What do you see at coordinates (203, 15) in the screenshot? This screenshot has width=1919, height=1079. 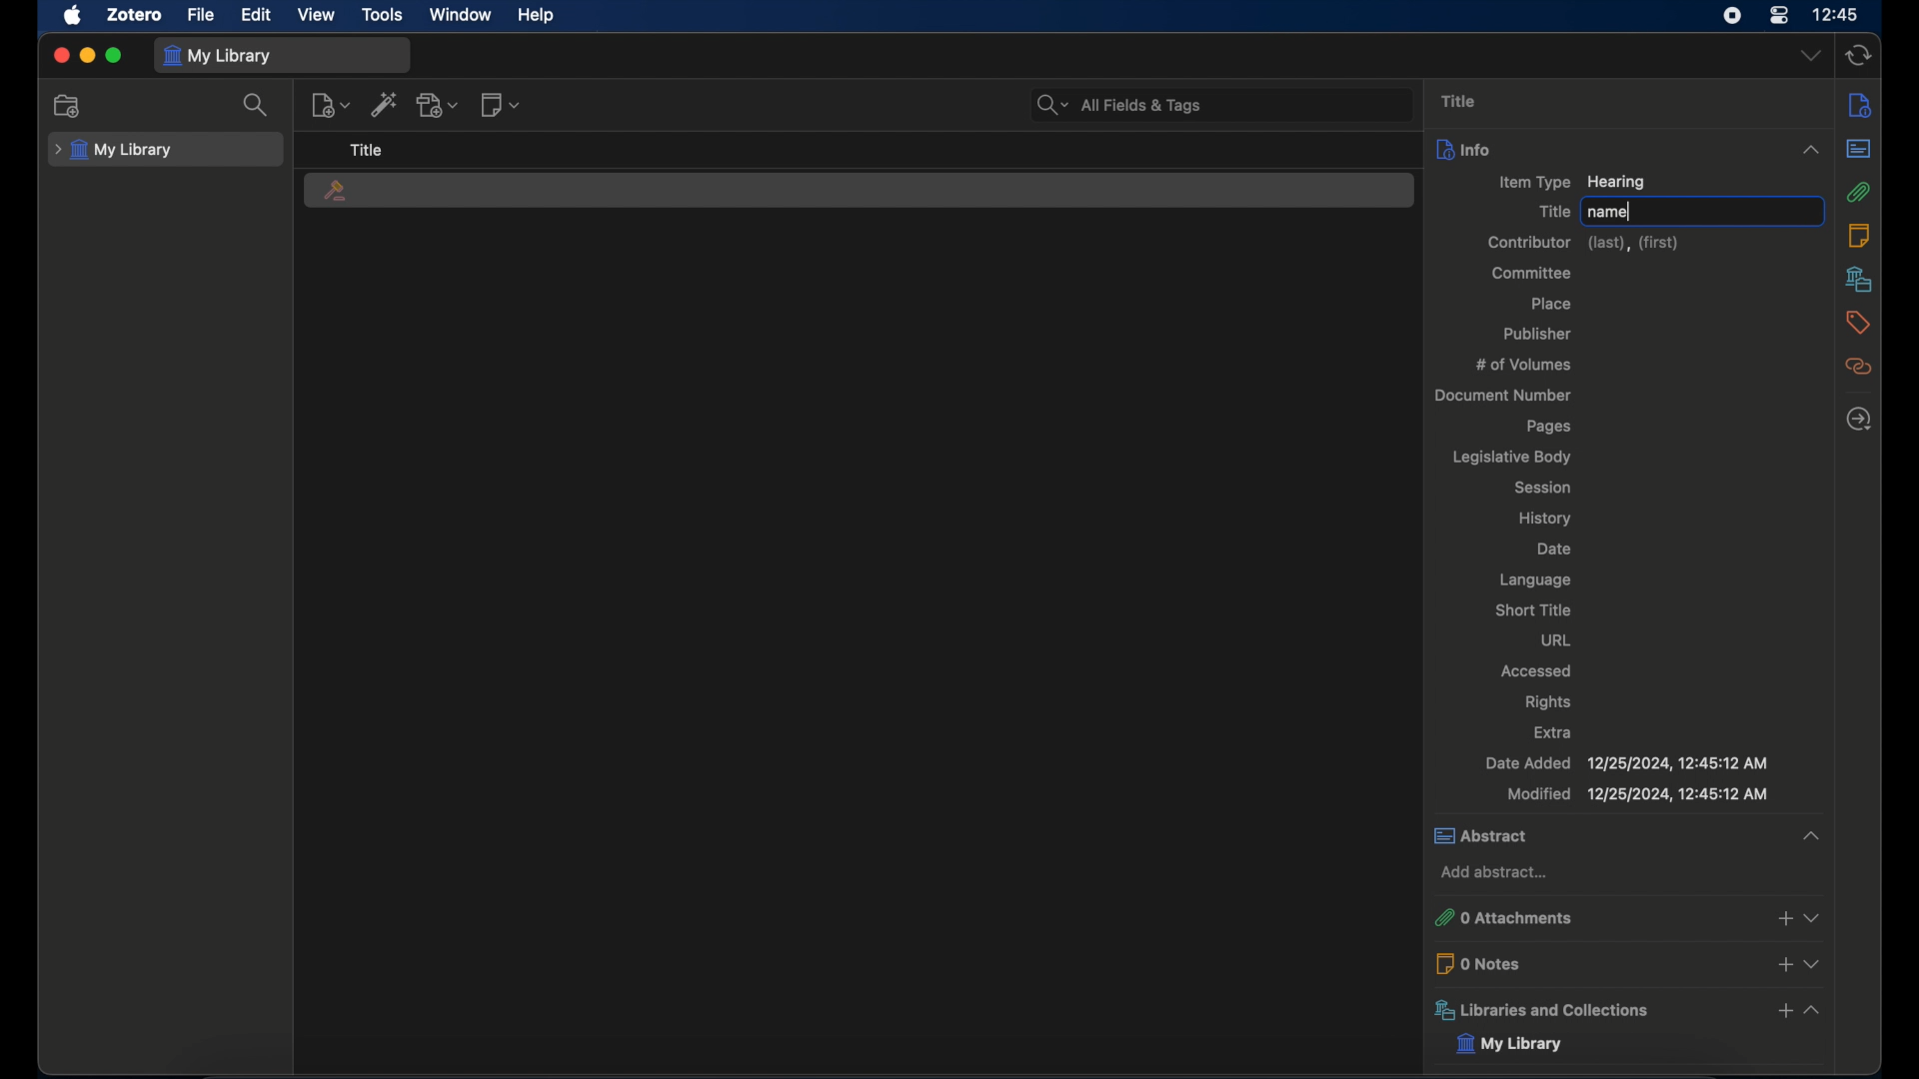 I see `file` at bounding box center [203, 15].